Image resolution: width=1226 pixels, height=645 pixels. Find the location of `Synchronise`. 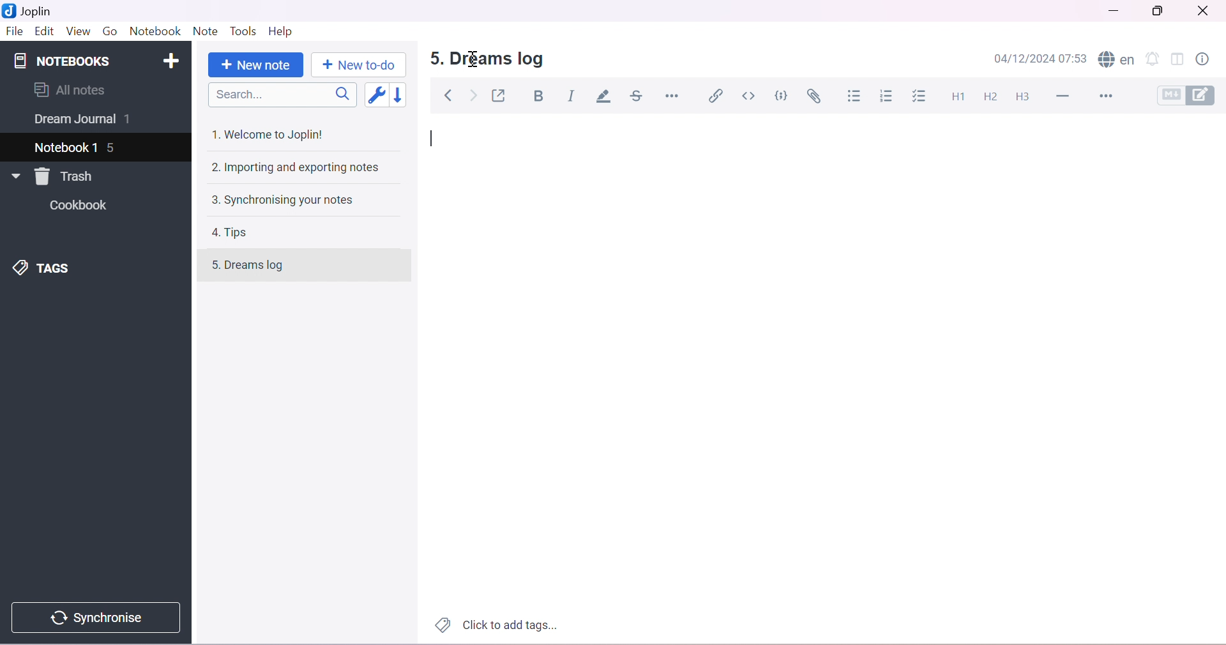

Synchronise is located at coordinates (100, 618).